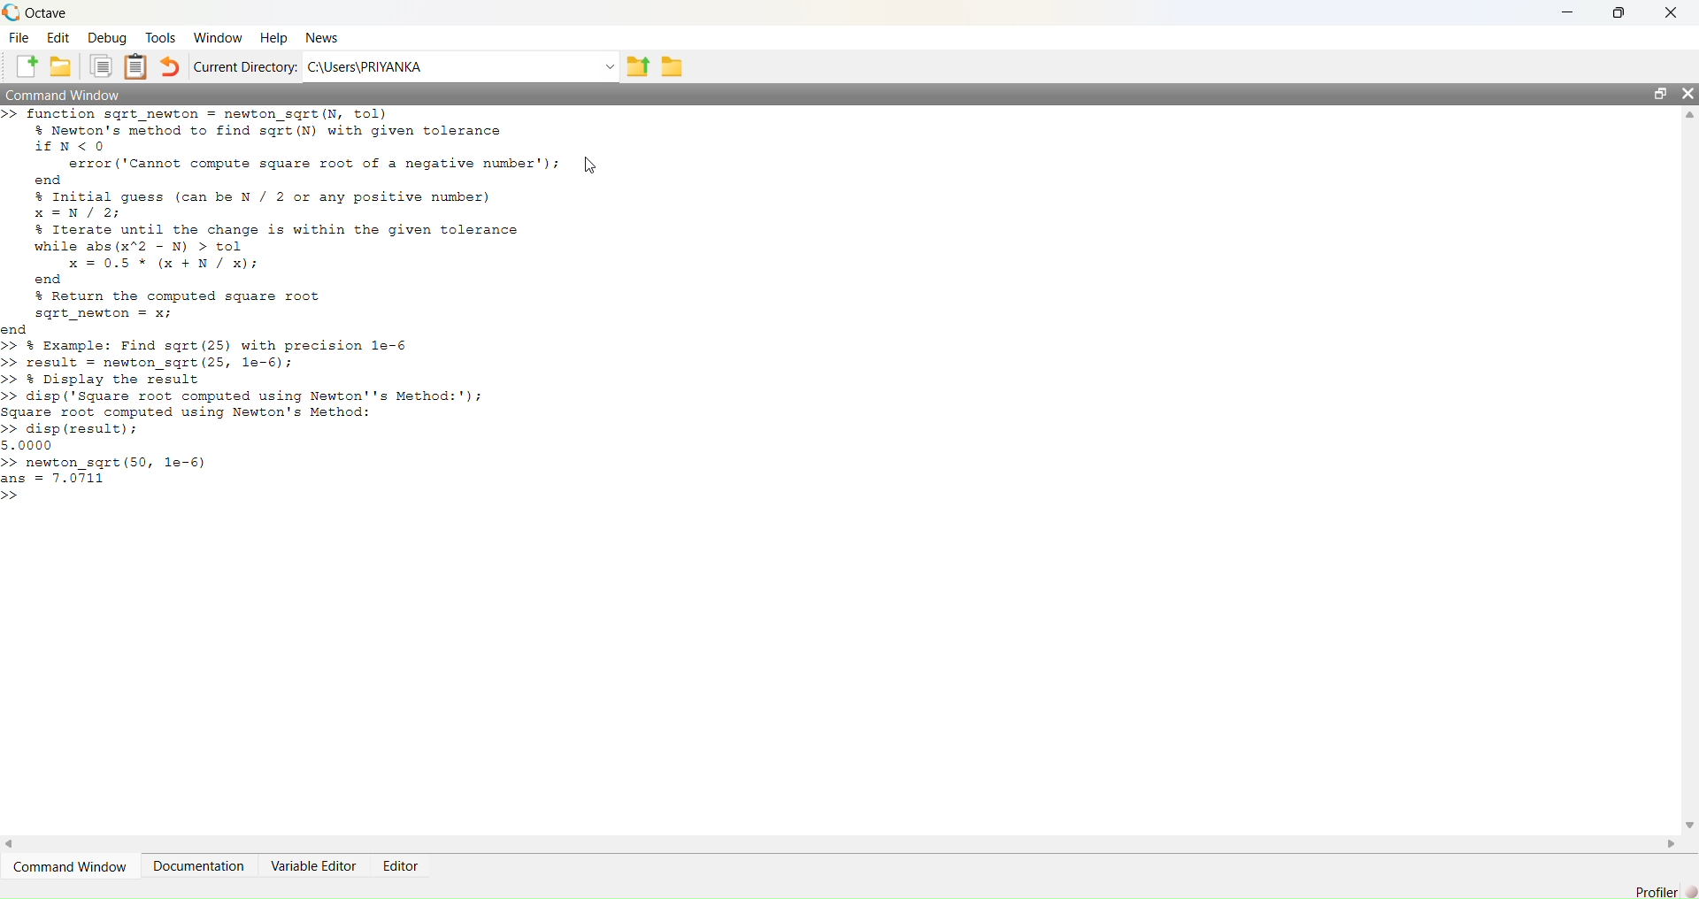  I want to click on Minimize, so click(1564, 12).